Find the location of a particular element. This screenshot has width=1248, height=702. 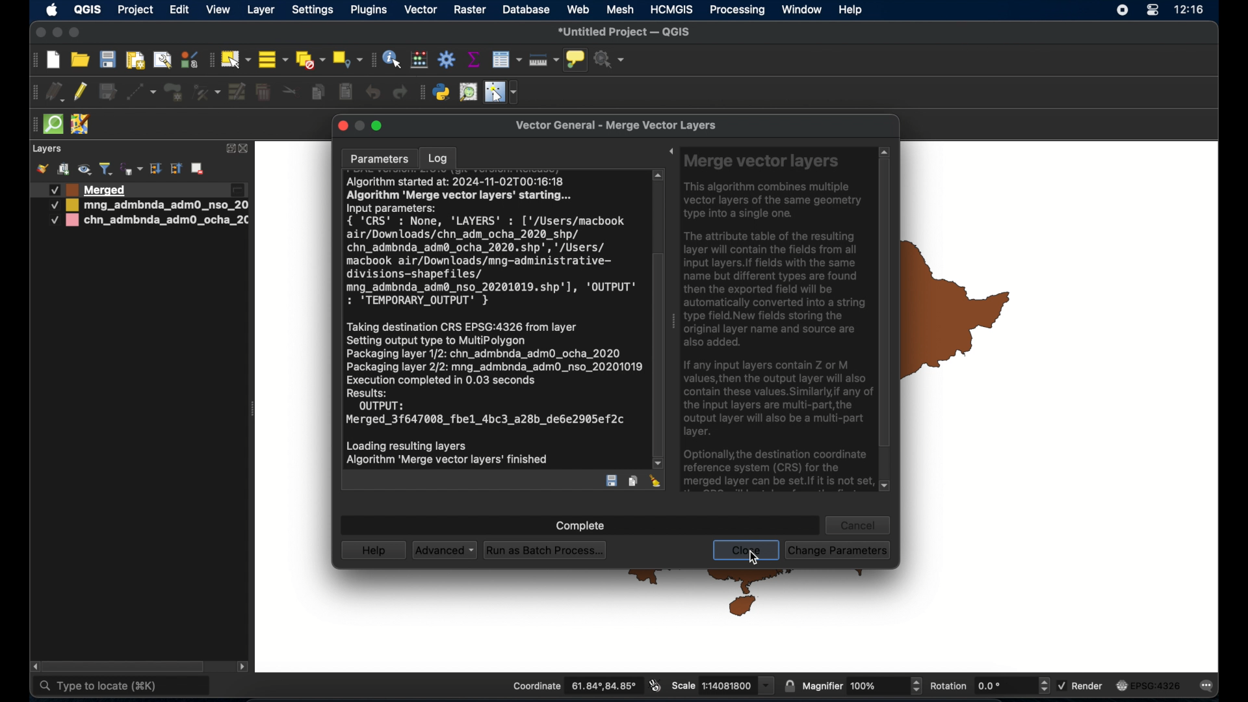

view is located at coordinates (218, 11).